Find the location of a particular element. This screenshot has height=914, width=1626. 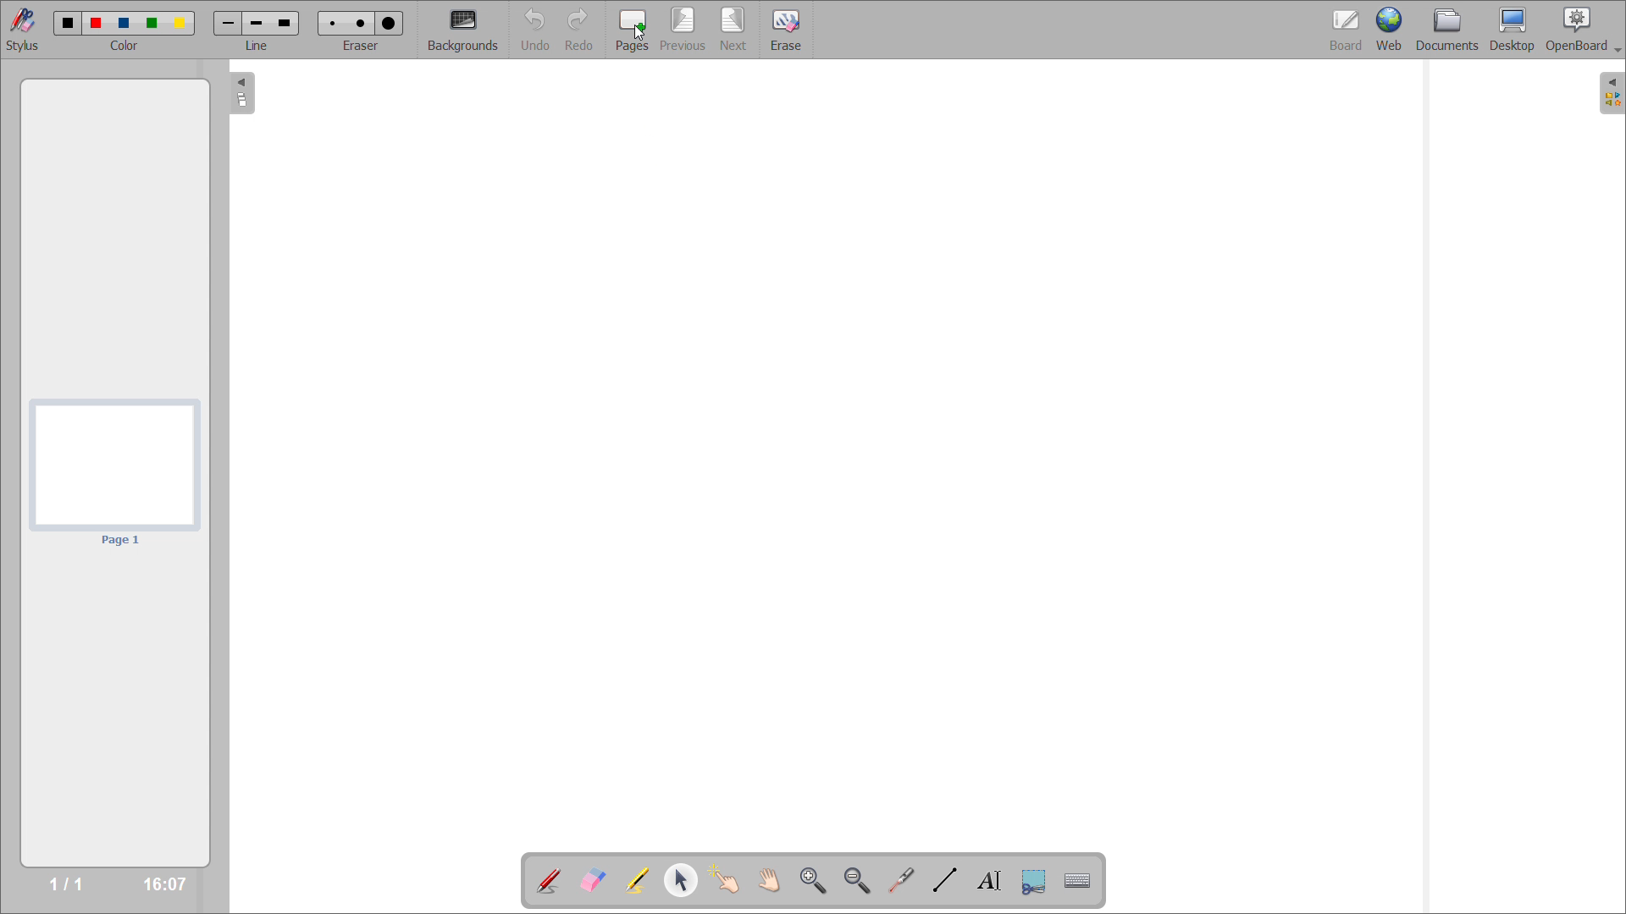

zoom in is located at coordinates (815, 881).